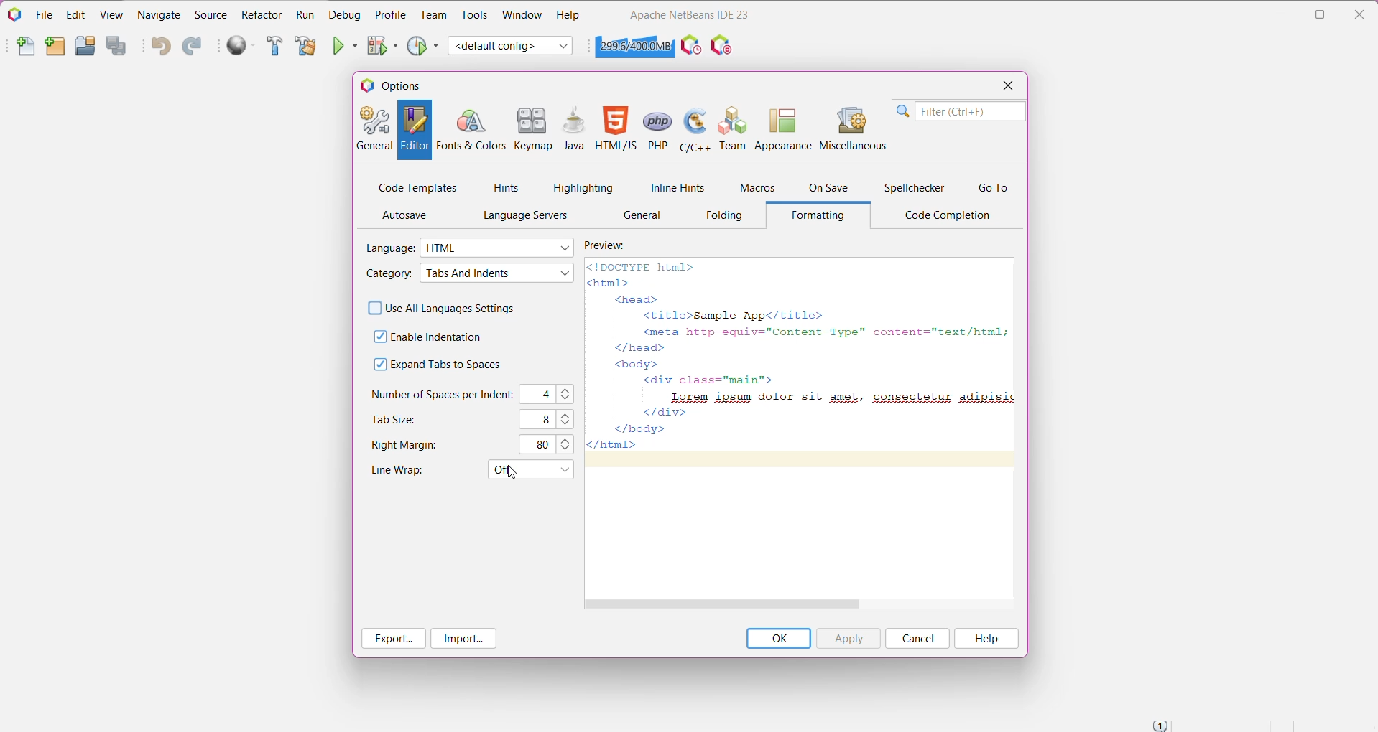 This screenshot has width=1378, height=732. I want to click on 8, so click(541, 419).